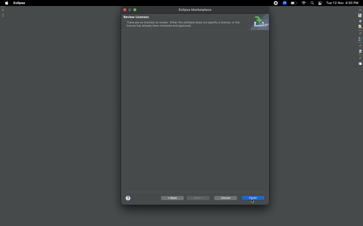 Image resolution: width=363 pixels, height=226 pixels. What do you see at coordinates (343, 3) in the screenshot?
I see `Date/time` at bounding box center [343, 3].